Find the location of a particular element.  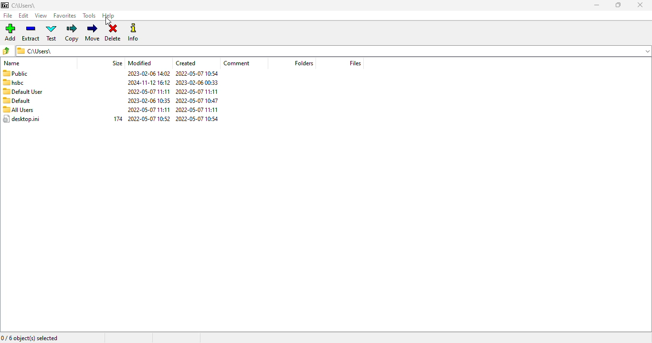

favorites is located at coordinates (65, 16).